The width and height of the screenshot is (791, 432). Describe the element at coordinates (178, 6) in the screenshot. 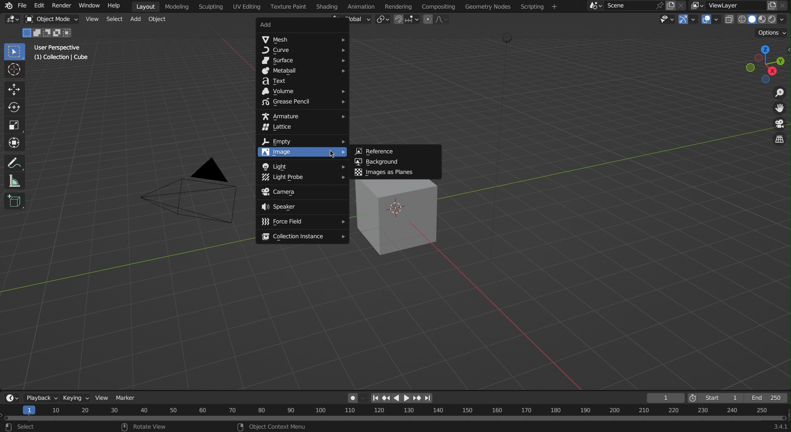

I see `Modeling` at that location.